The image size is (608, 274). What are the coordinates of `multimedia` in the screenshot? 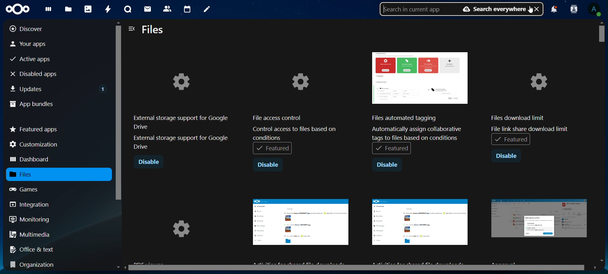 It's located at (30, 235).